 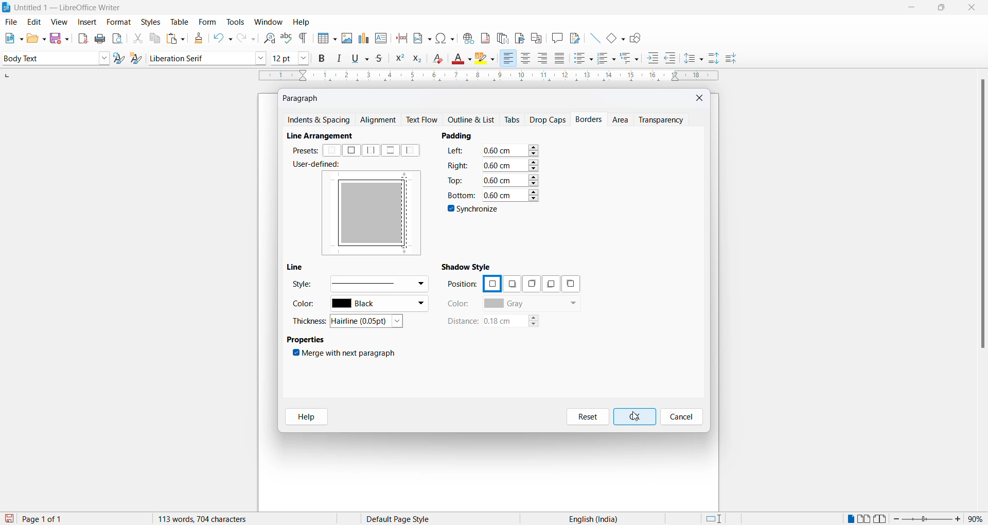 What do you see at coordinates (413, 150) in the screenshot?
I see `left` at bounding box center [413, 150].